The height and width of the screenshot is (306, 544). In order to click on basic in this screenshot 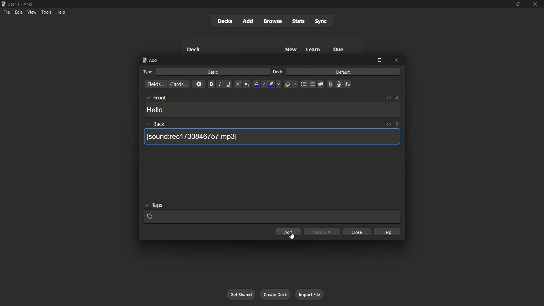, I will do `click(212, 72)`.